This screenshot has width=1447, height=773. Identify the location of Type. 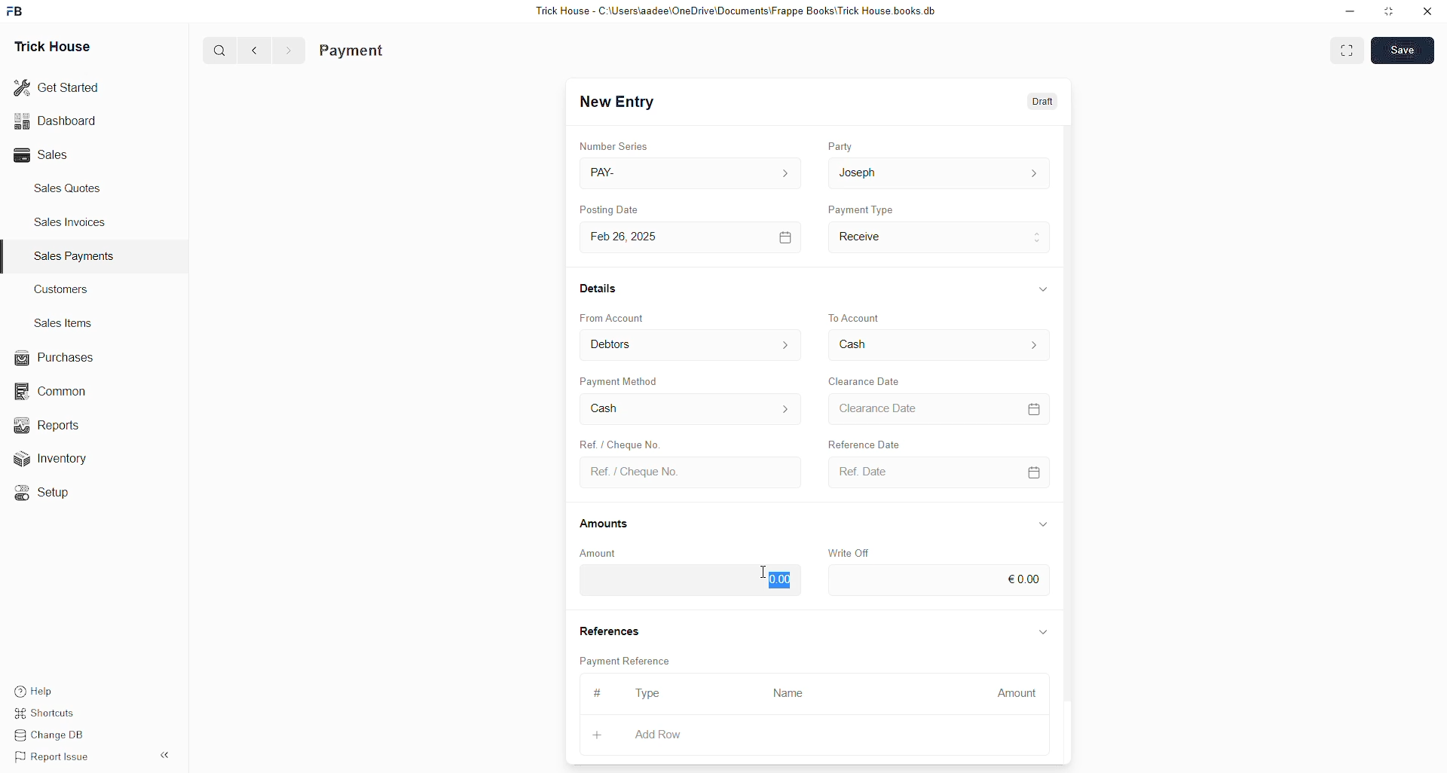
(648, 694).